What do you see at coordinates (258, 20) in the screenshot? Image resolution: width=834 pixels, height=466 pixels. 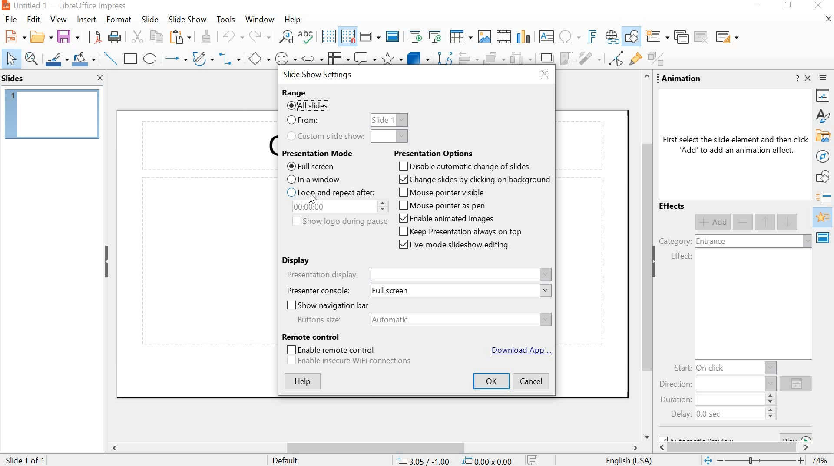 I see `window menu` at bounding box center [258, 20].